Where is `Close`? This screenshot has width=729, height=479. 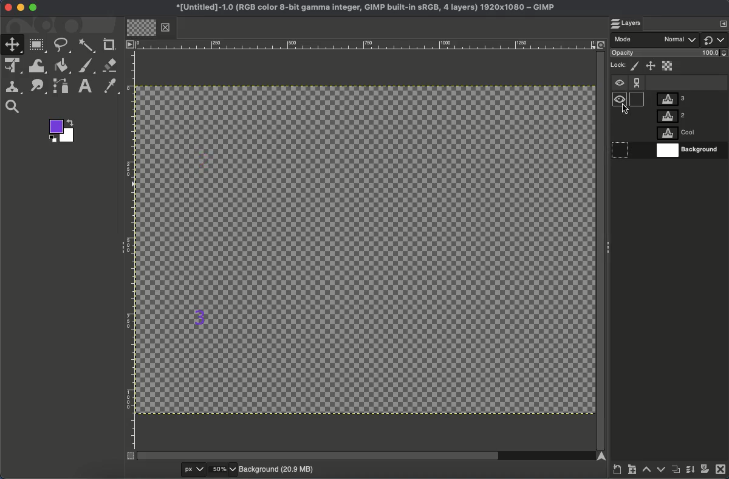
Close is located at coordinates (720, 471).